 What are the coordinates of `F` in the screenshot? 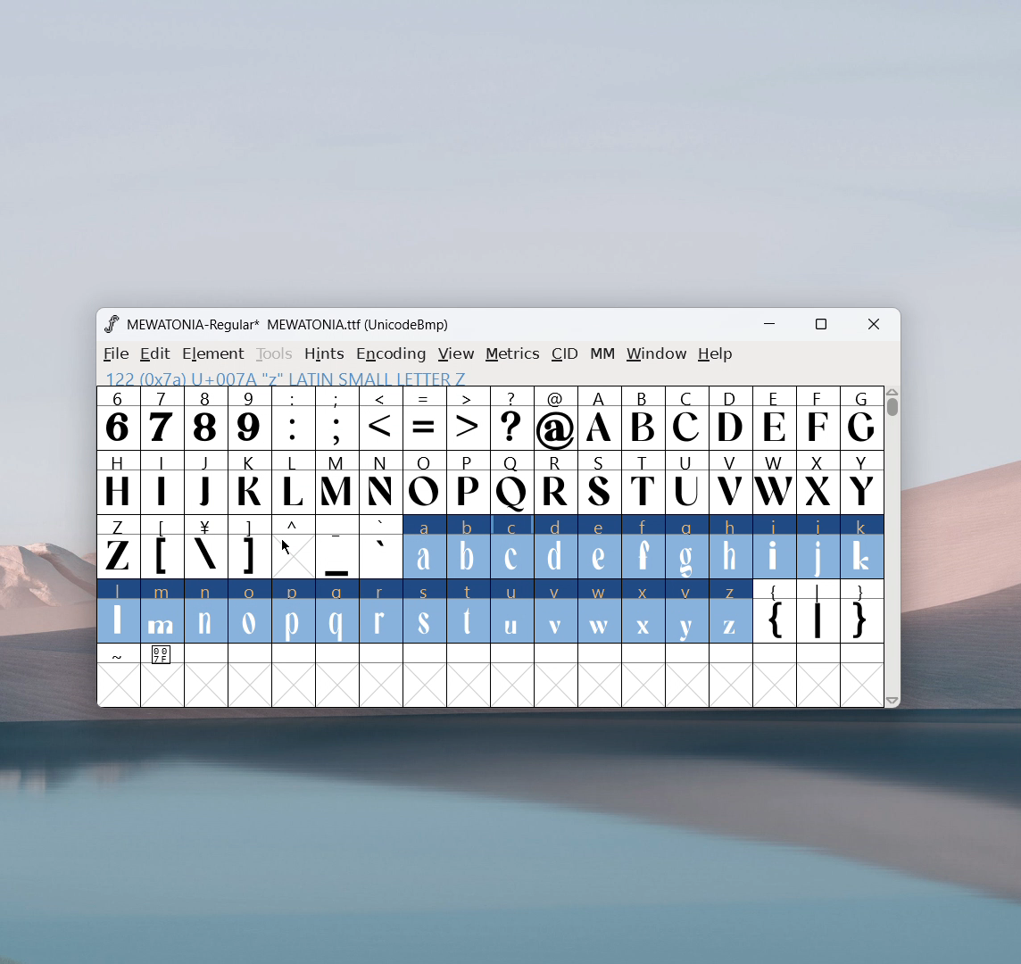 It's located at (817, 417).